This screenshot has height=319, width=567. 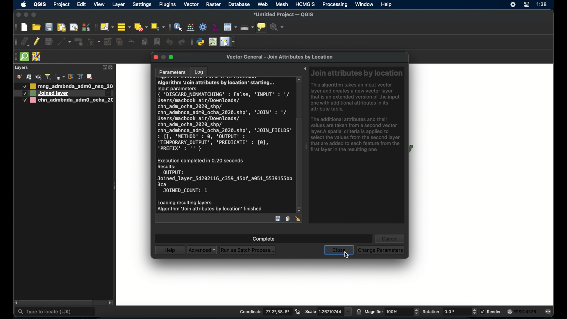 I want to click on manage map themes, so click(x=38, y=77).